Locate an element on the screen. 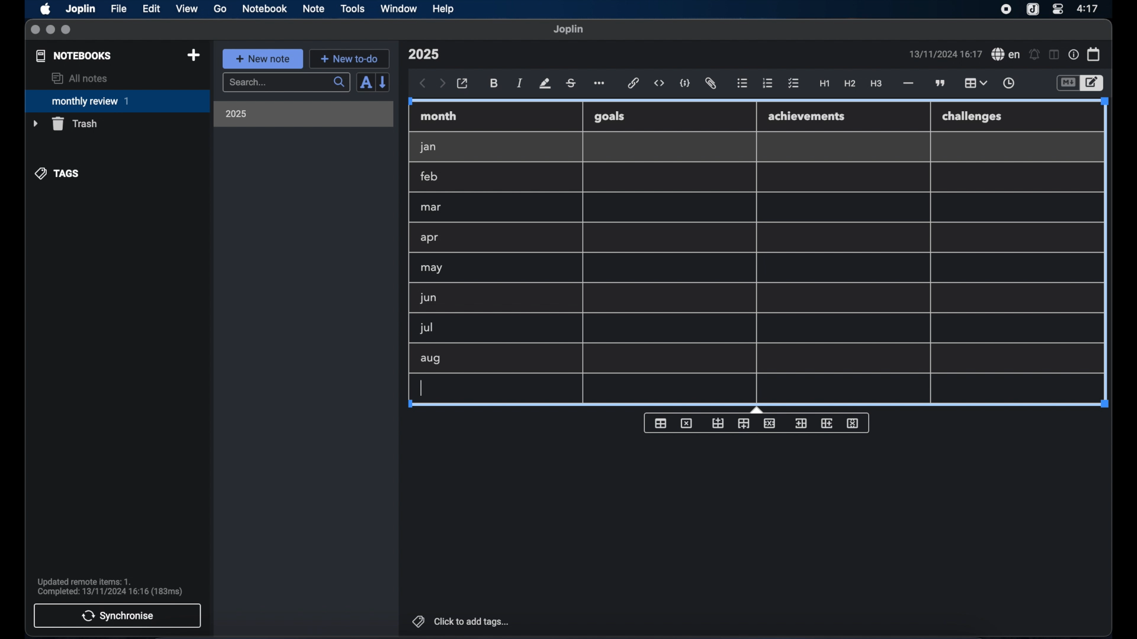  aug is located at coordinates (431, 360).